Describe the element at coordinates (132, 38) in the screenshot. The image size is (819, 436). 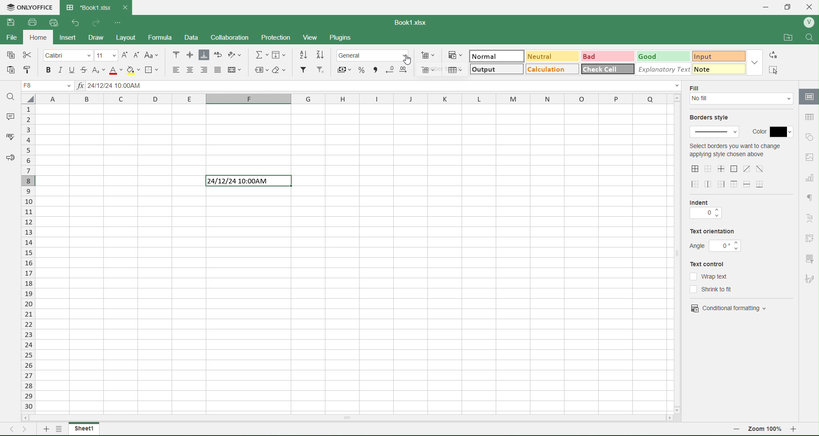
I see `Layout` at that location.